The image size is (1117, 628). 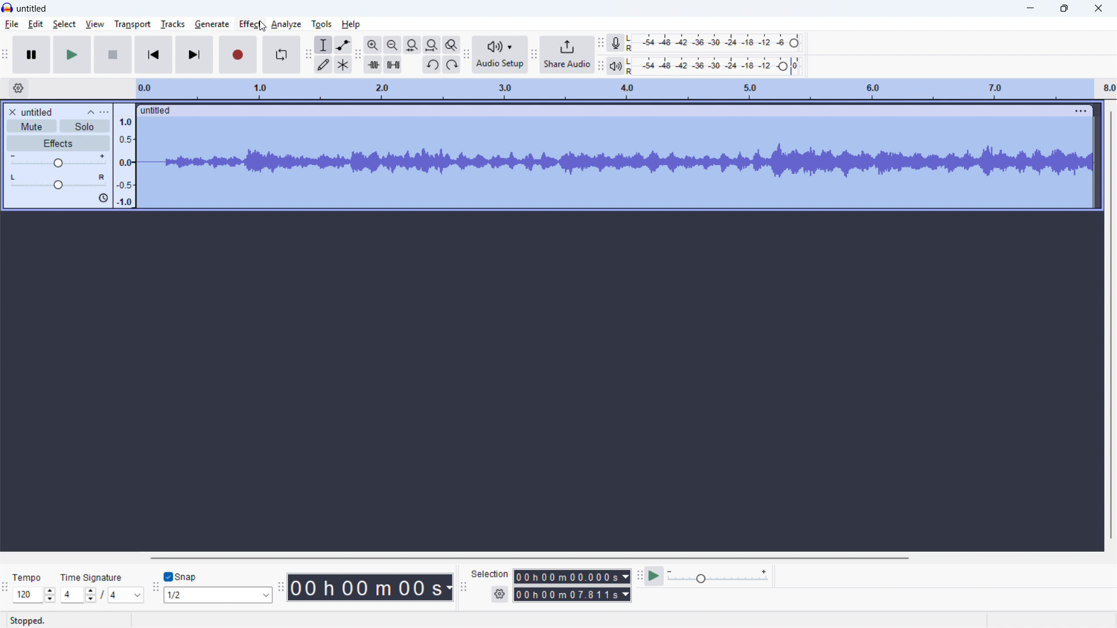 I want to click on project title, so click(x=33, y=8).